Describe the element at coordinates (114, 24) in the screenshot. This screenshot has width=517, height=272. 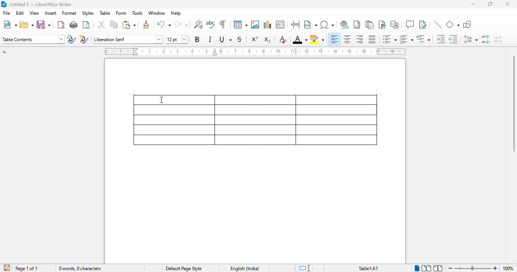
I see `copy` at that location.